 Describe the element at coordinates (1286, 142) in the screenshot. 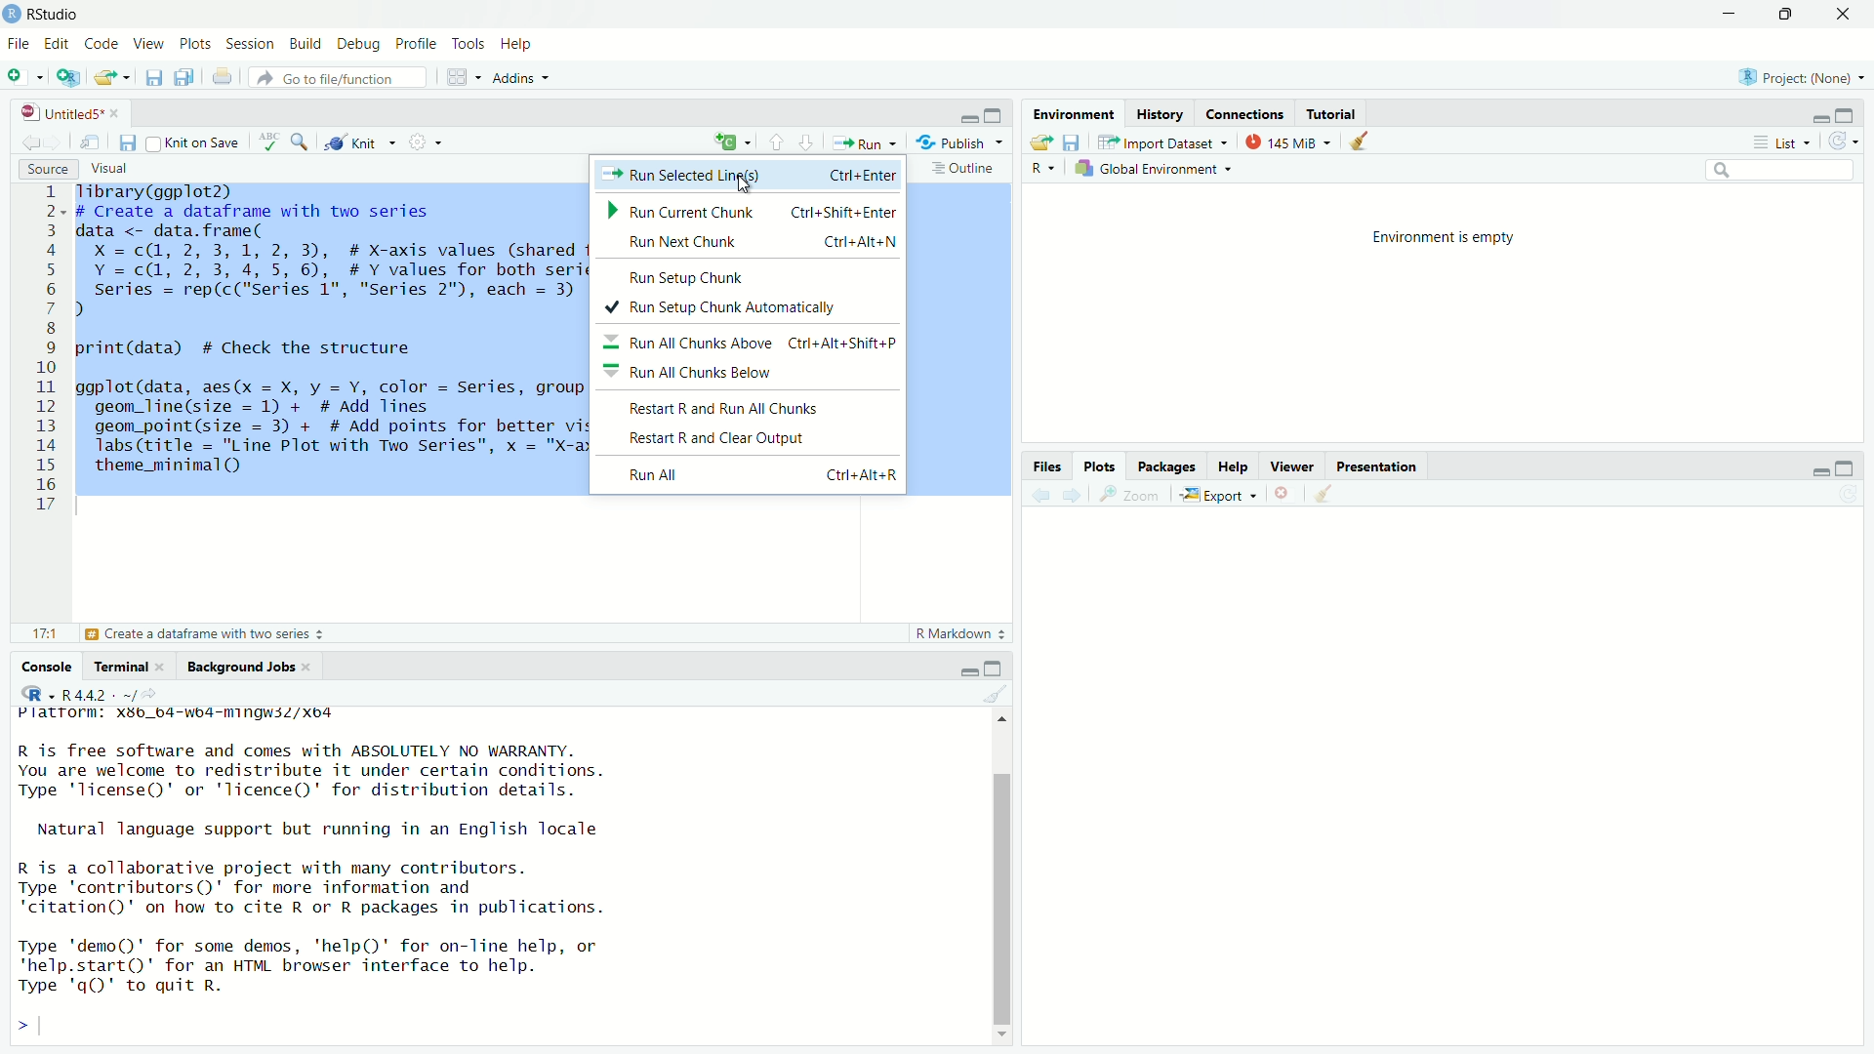

I see ` 145 MB used by R studio` at that location.